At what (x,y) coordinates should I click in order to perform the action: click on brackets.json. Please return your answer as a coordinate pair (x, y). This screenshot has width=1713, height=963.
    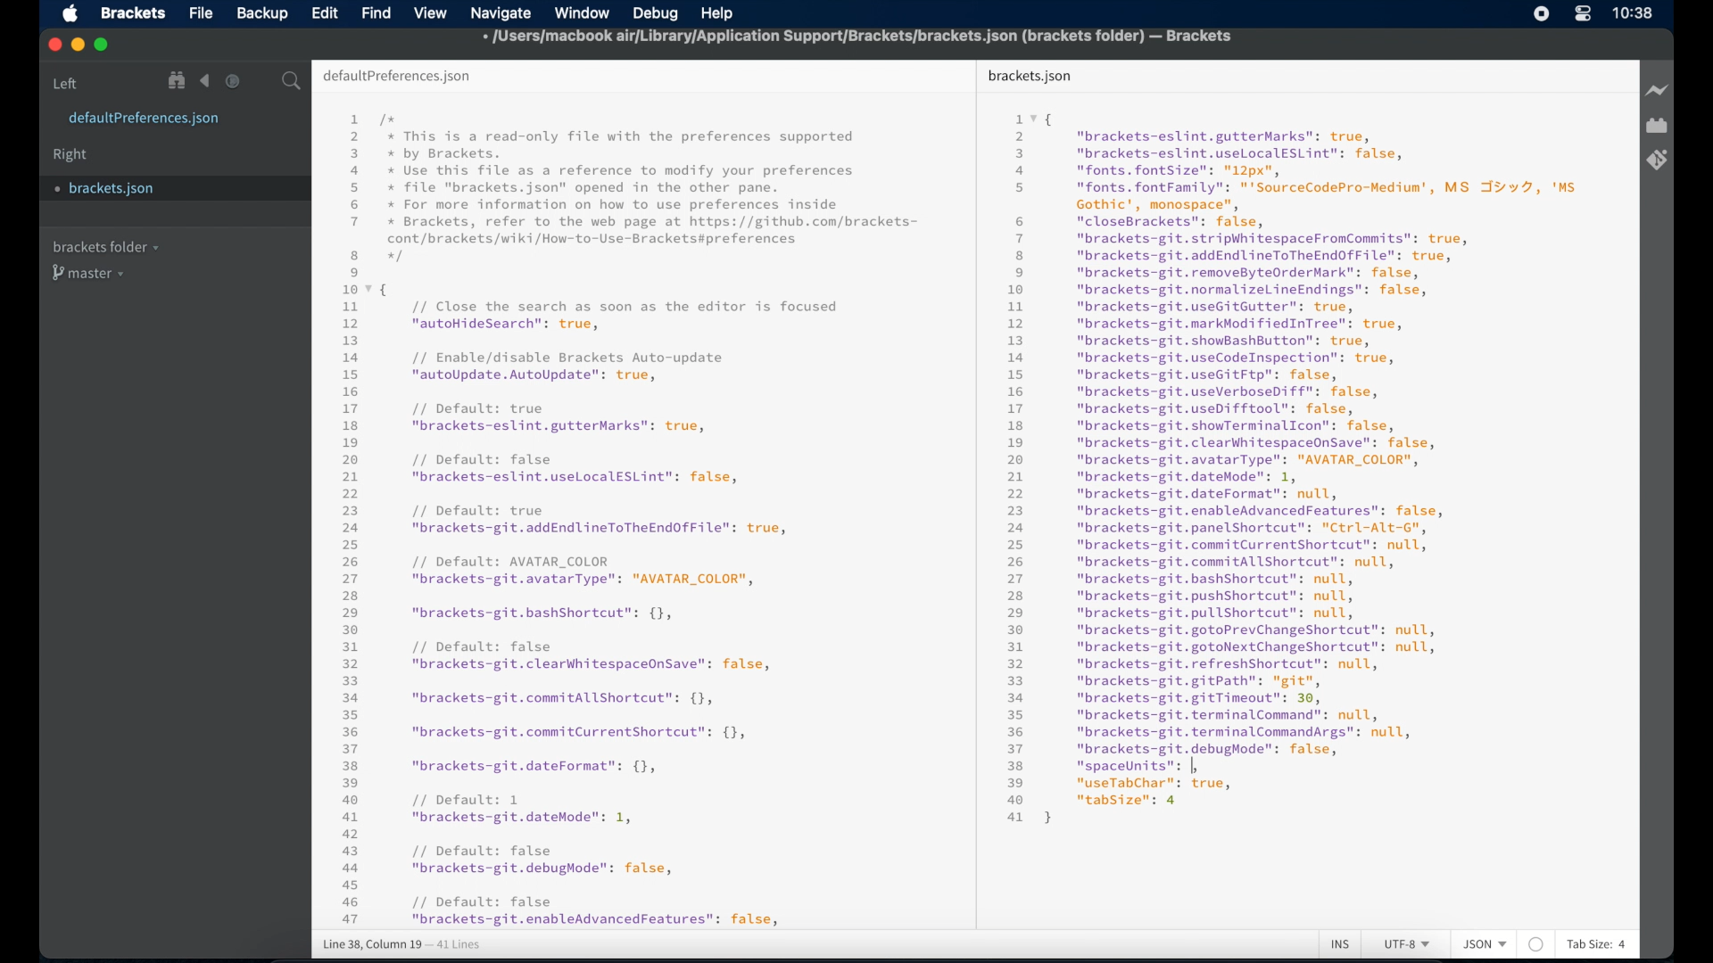
    Looking at the image, I should click on (113, 189).